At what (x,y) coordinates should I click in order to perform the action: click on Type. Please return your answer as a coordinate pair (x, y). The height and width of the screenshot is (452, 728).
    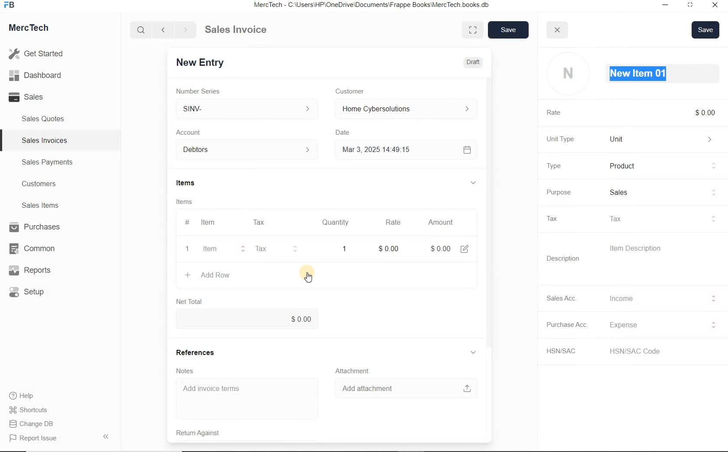
    Looking at the image, I should click on (553, 166).